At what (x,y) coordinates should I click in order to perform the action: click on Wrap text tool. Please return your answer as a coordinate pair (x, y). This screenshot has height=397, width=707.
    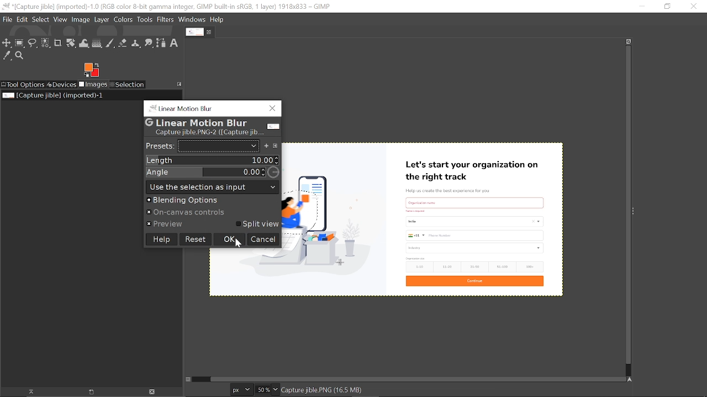
    Looking at the image, I should click on (85, 44).